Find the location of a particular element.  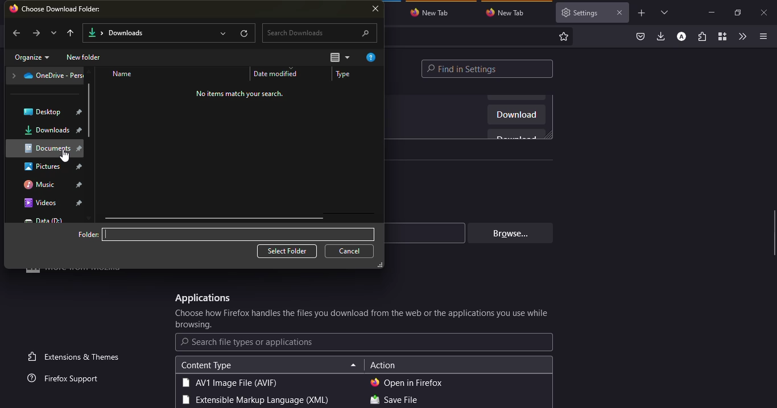

date modified is located at coordinates (278, 74).